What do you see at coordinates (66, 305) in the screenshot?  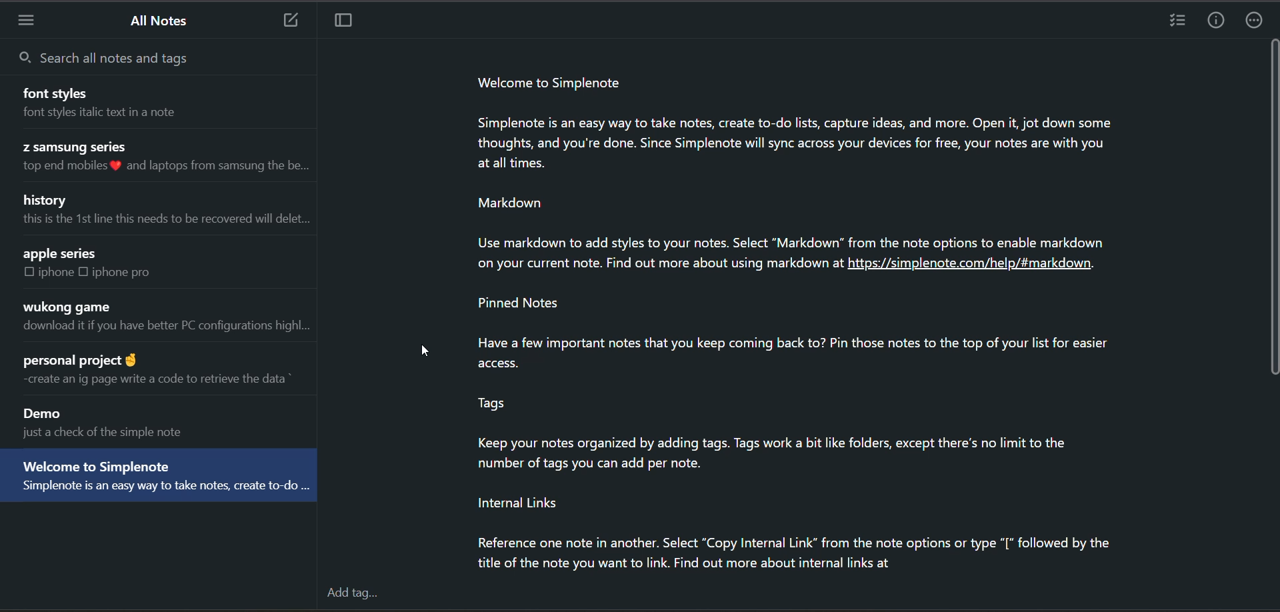 I see `wukong game` at bounding box center [66, 305].